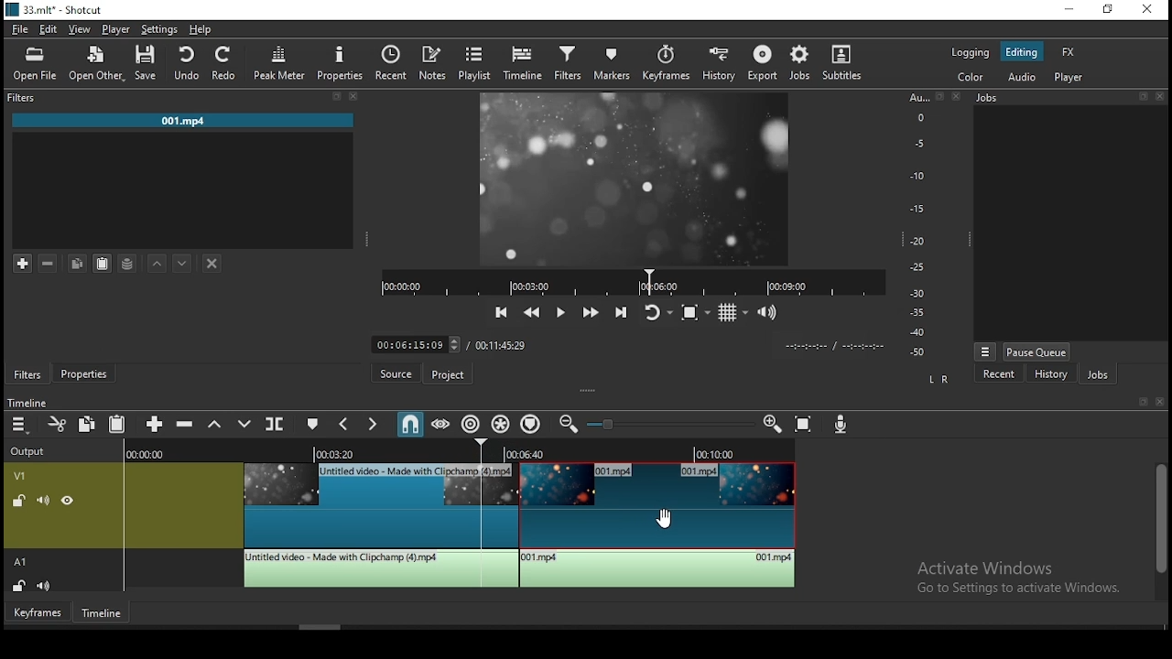 Image resolution: width=1172 pixels, height=659 pixels. I want to click on fx, so click(1069, 53).